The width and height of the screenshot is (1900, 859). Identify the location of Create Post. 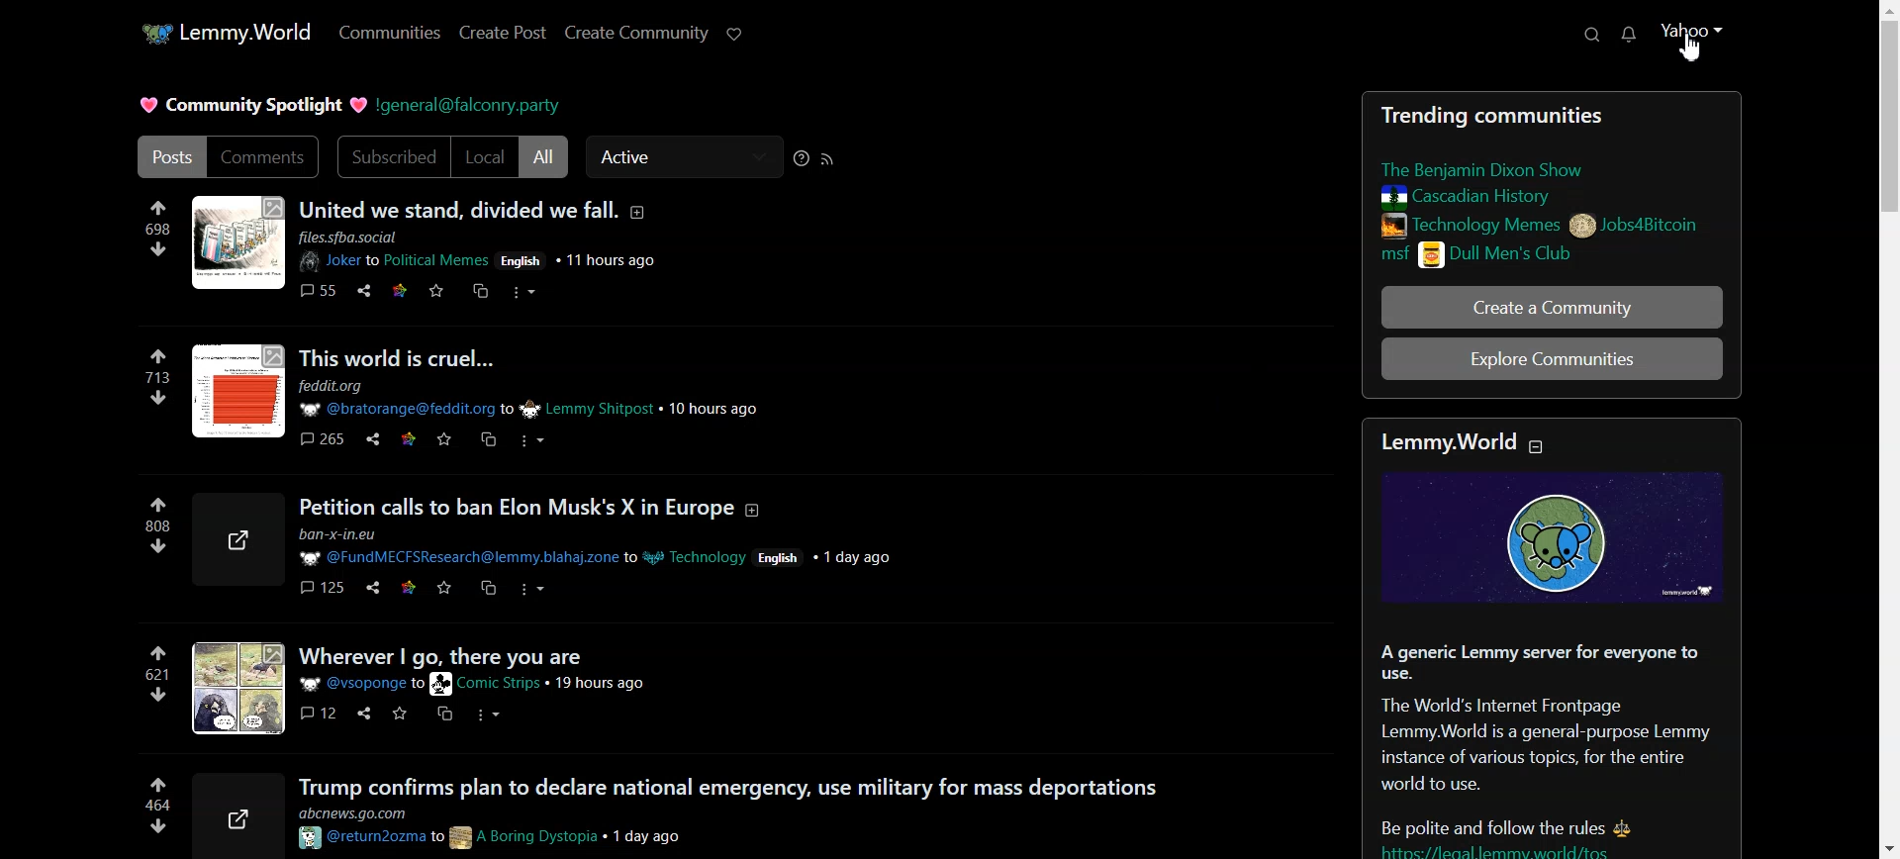
(504, 33).